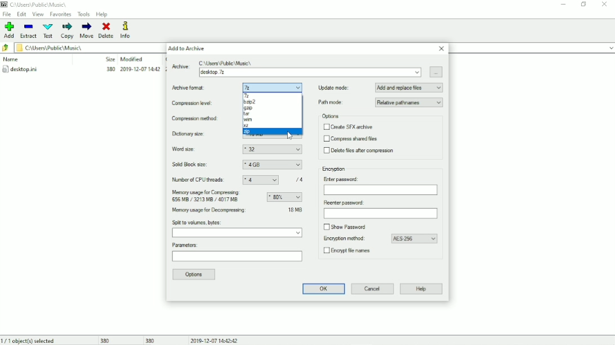 The height and width of the screenshot is (345, 615). Describe the element at coordinates (380, 103) in the screenshot. I see `Path mode` at that location.